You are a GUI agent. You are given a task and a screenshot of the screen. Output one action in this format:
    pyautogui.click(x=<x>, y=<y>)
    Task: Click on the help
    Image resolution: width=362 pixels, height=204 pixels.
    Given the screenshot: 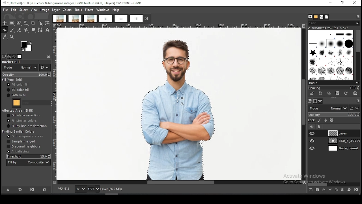 What is the action you would take?
    pyautogui.click(x=117, y=10)
    